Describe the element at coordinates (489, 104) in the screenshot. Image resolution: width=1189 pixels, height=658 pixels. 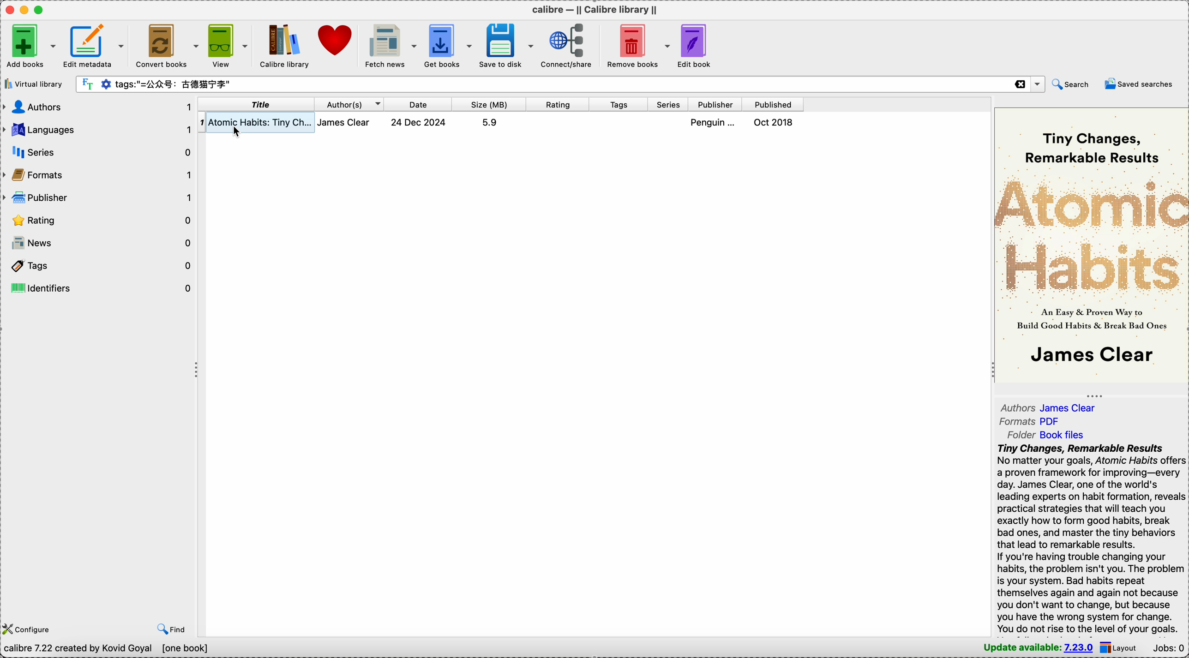
I see `size` at that location.